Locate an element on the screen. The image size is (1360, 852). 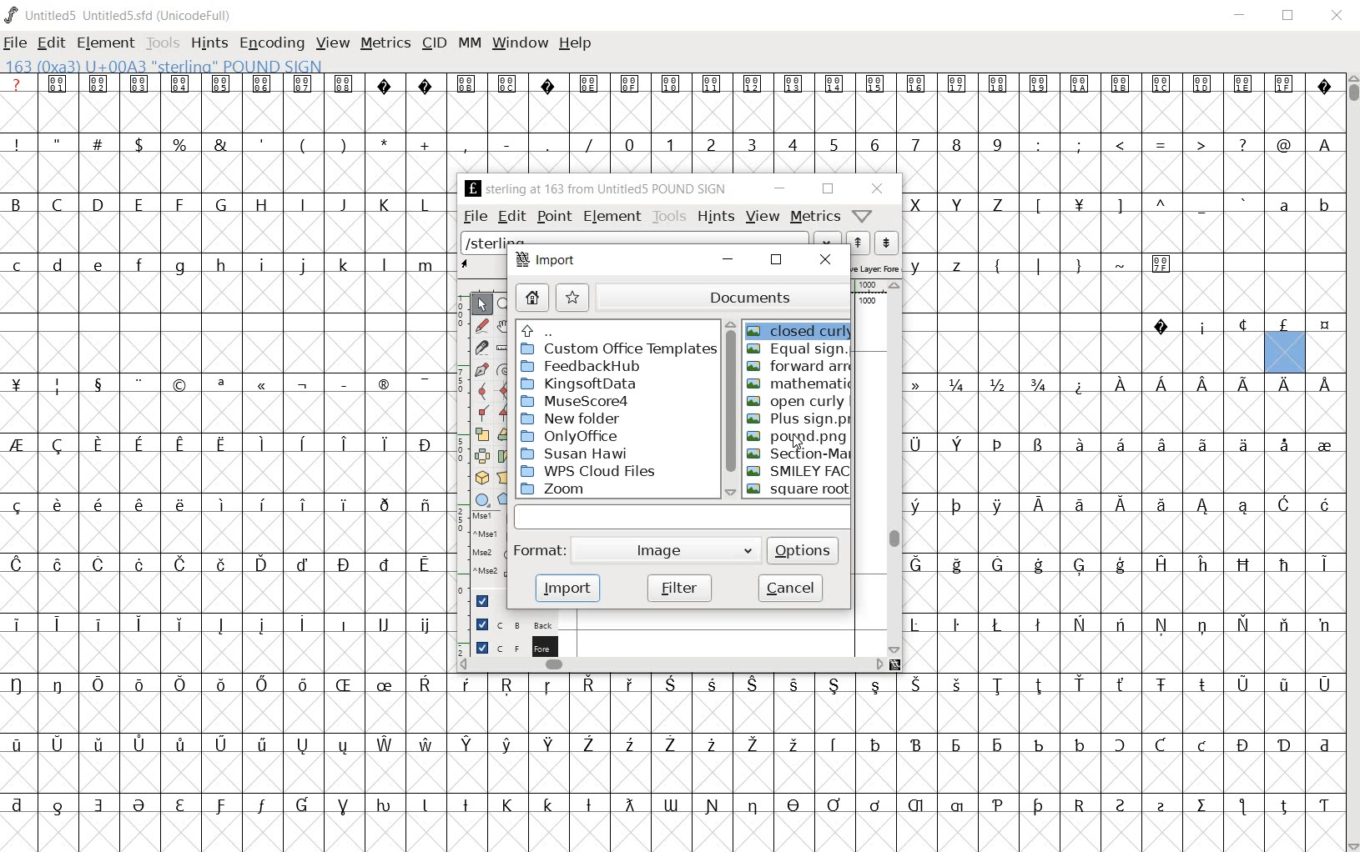
d is located at coordinates (58, 267).